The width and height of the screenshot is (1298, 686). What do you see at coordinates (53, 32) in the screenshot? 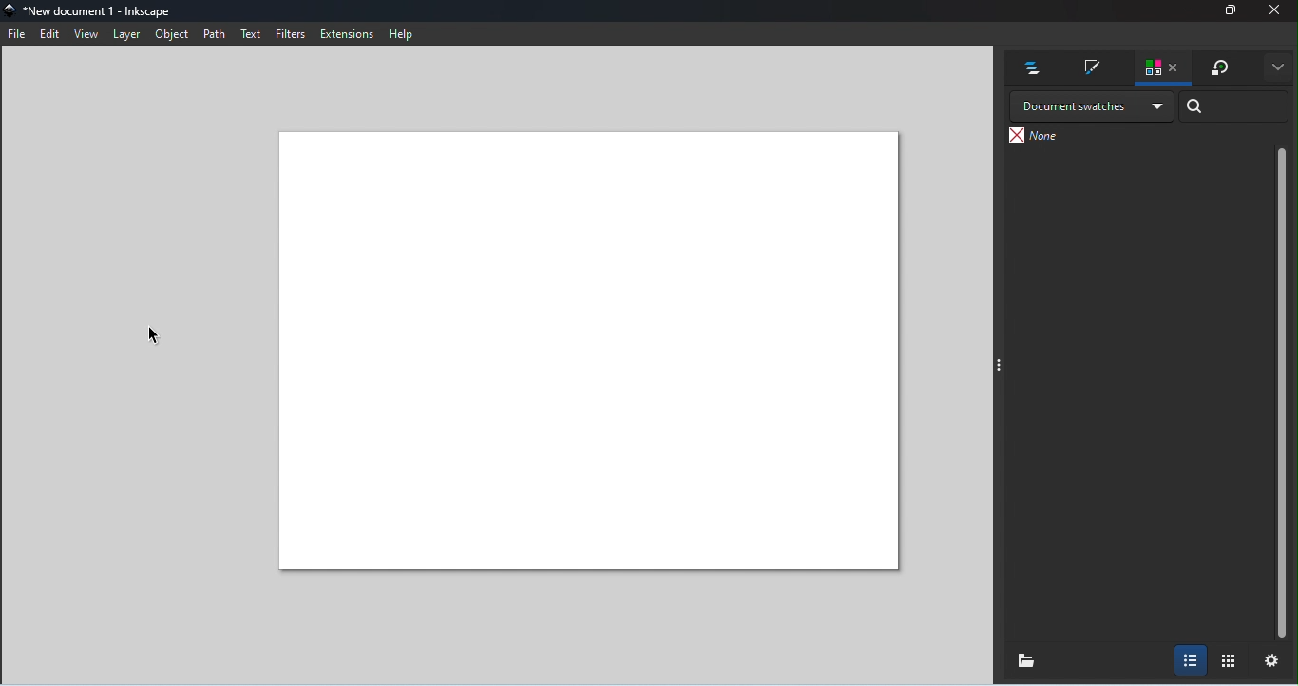
I see `Edit` at bounding box center [53, 32].